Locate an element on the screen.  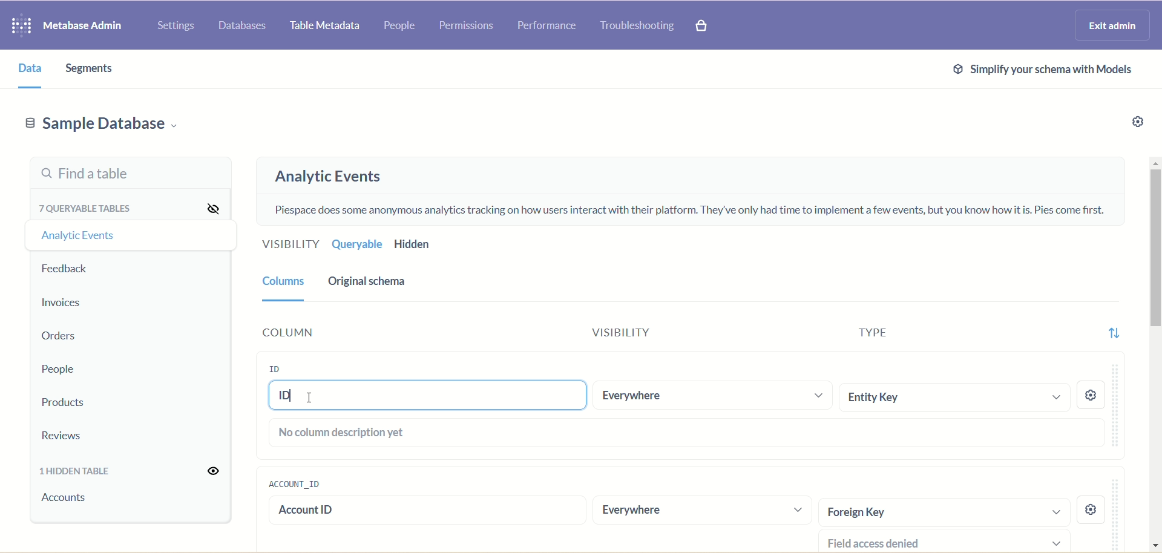
Settings is located at coordinates (1096, 394).